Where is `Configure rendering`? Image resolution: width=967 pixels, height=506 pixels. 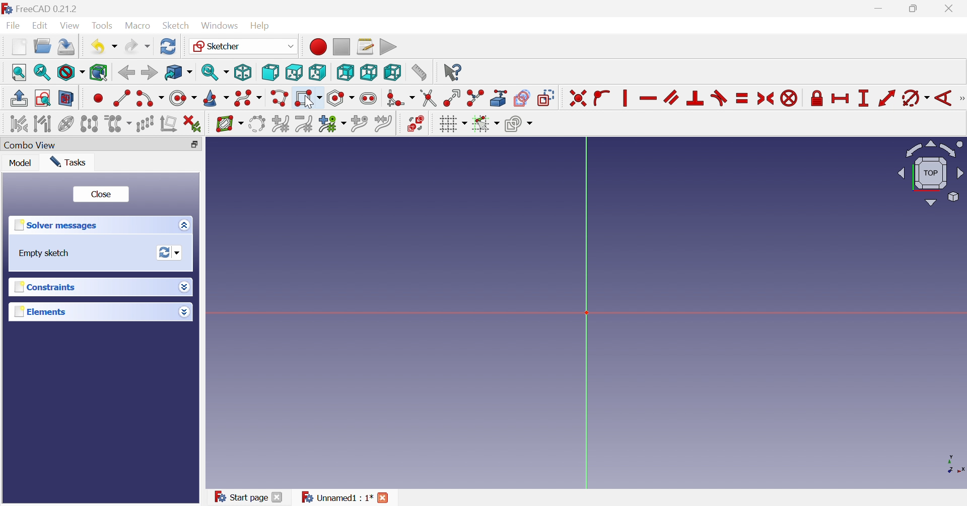
Configure rendering is located at coordinates (519, 125).